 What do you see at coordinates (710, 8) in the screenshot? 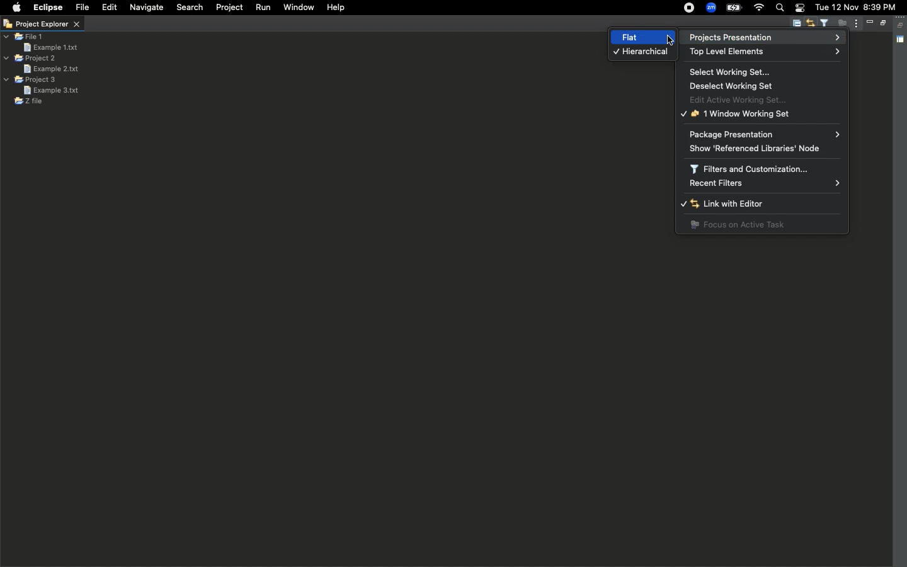
I see `Zoom` at bounding box center [710, 8].